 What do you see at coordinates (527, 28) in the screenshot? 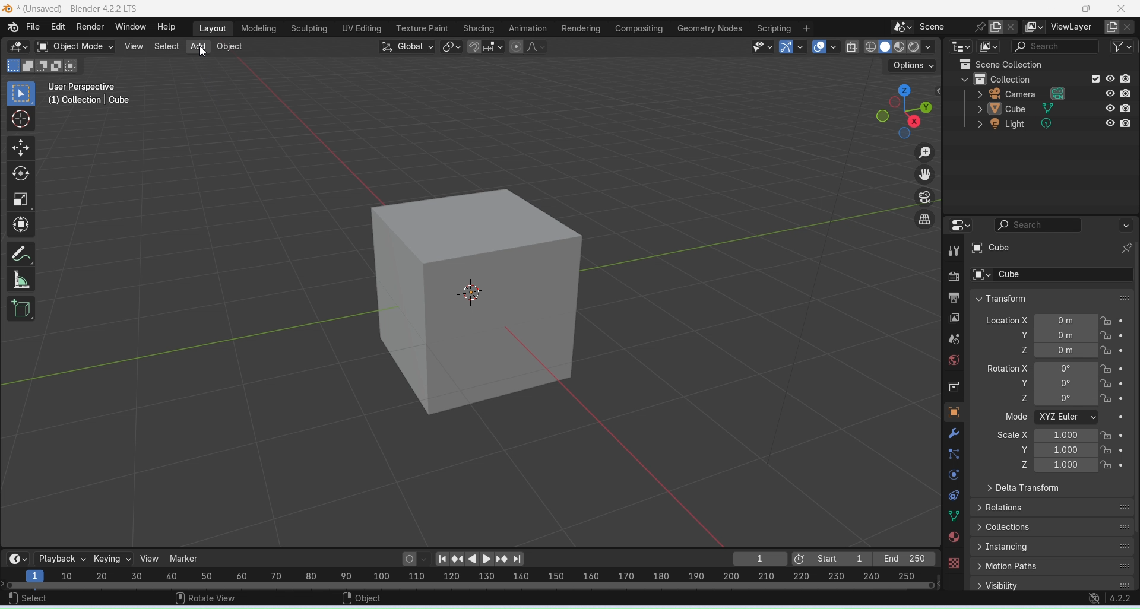
I see `Animation` at bounding box center [527, 28].